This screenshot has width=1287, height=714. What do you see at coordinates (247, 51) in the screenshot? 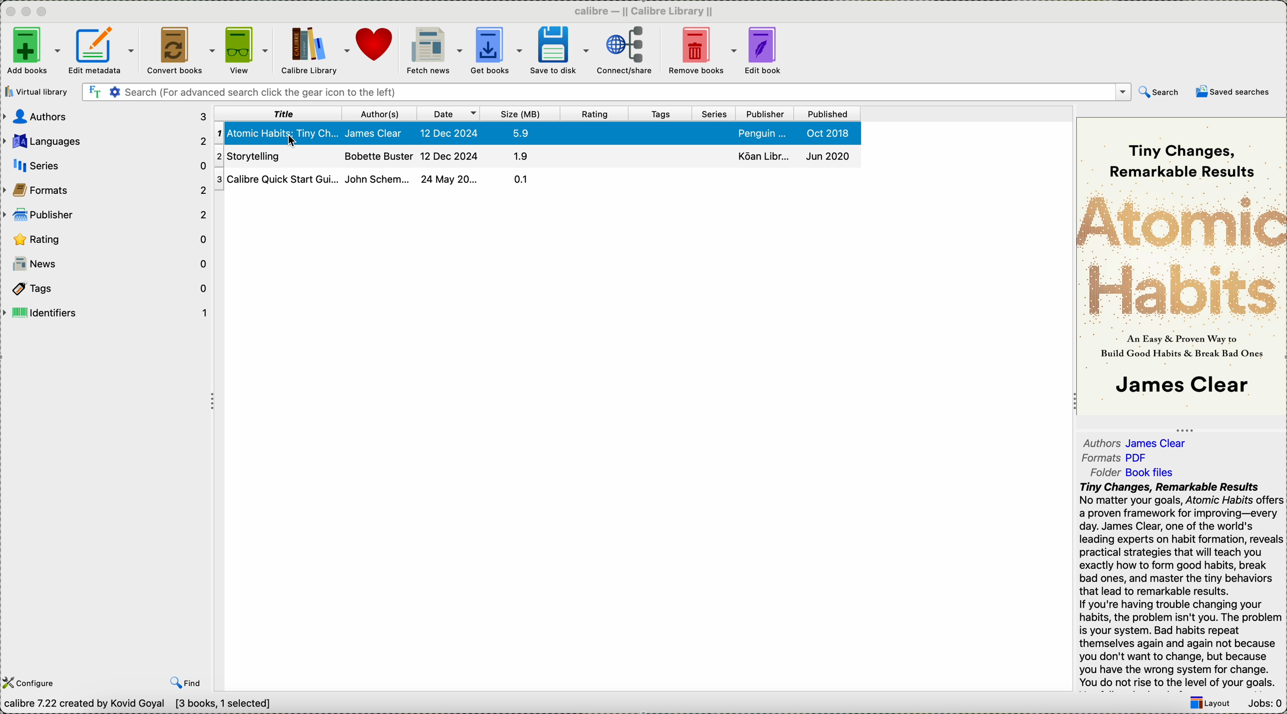
I see `view` at bounding box center [247, 51].